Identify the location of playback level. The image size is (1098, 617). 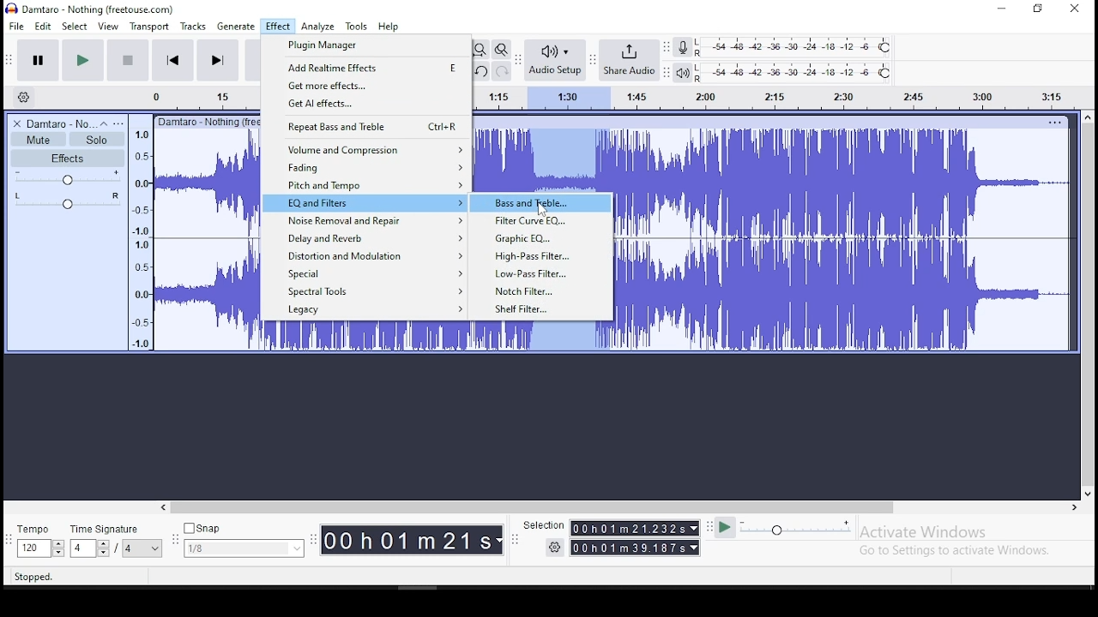
(794, 73).